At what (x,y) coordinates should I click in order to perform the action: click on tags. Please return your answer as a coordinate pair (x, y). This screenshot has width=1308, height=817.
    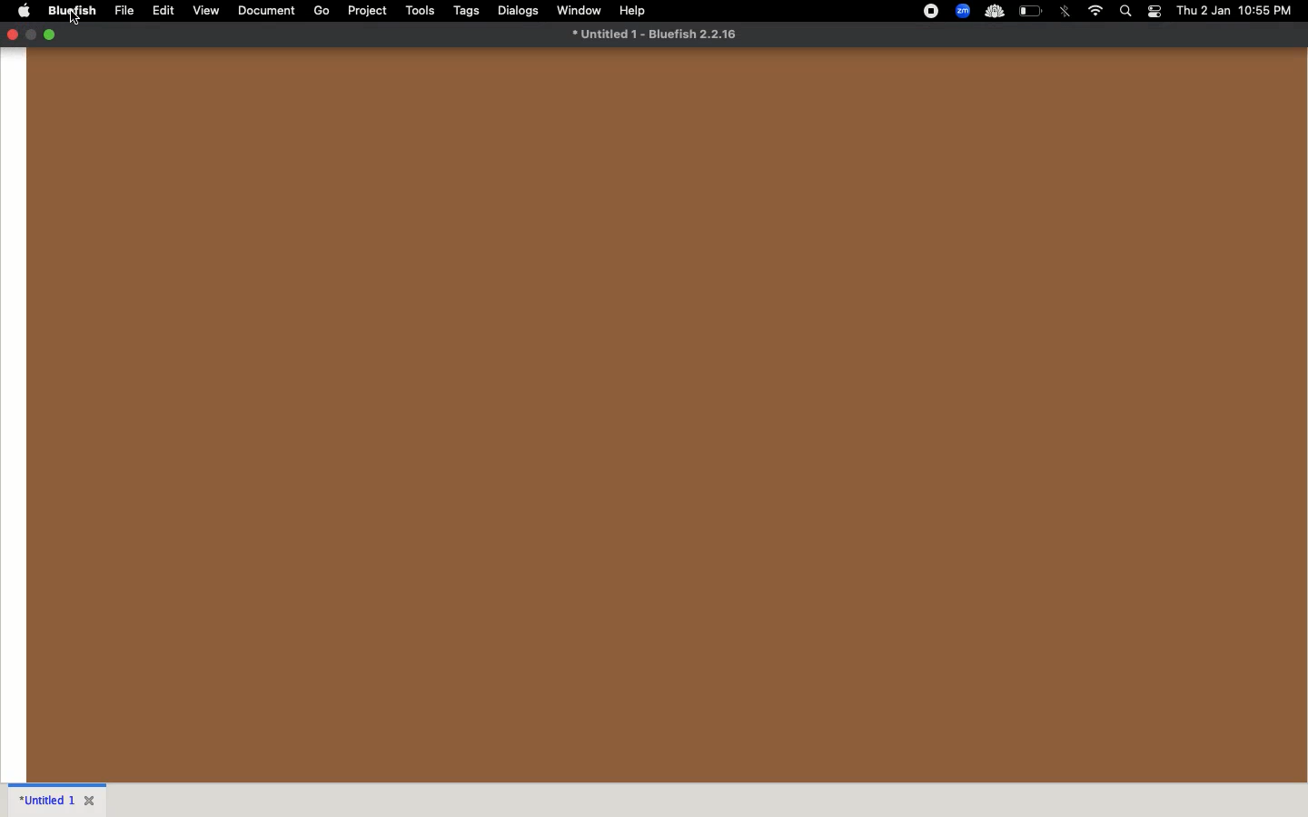
    Looking at the image, I should click on (469, 11).